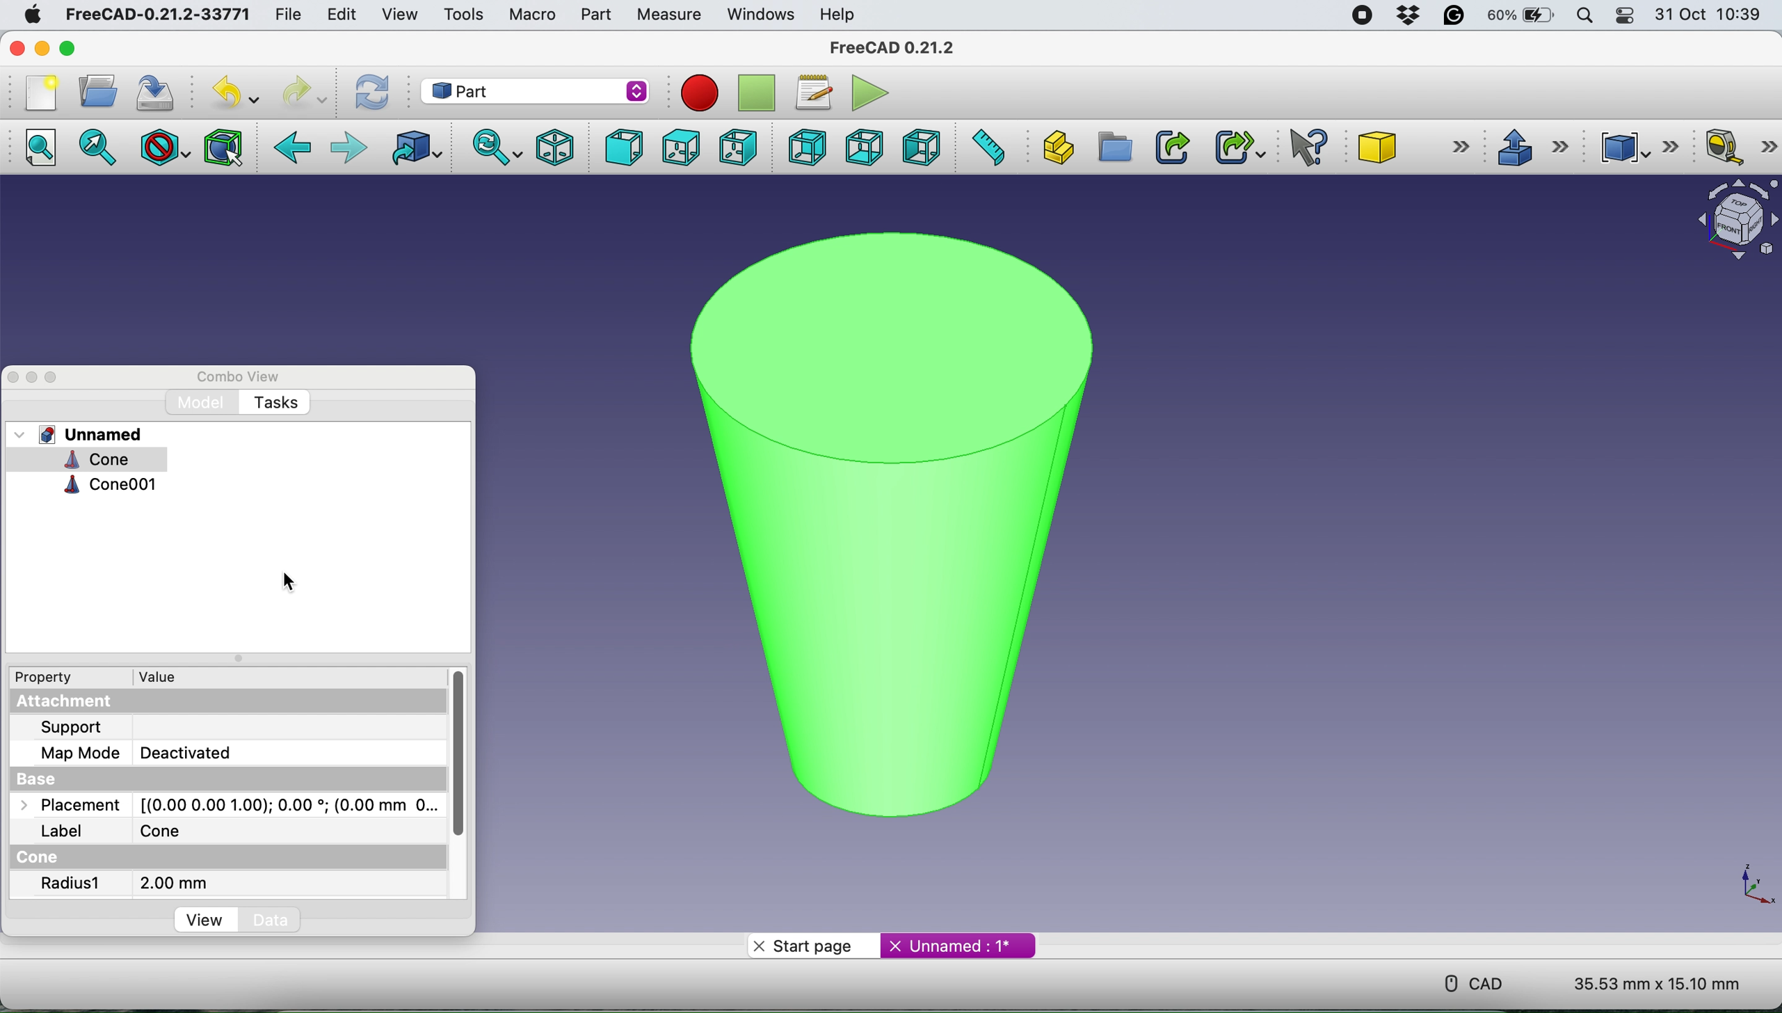 The image size is (1782, 1013). I want to click on whats this, so click(1301, 148).